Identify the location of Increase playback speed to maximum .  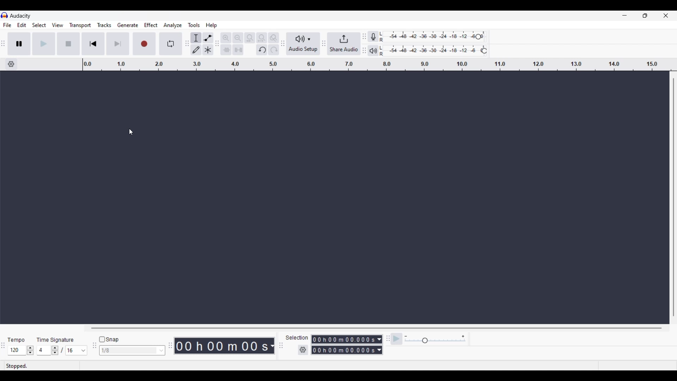
(463, 337).